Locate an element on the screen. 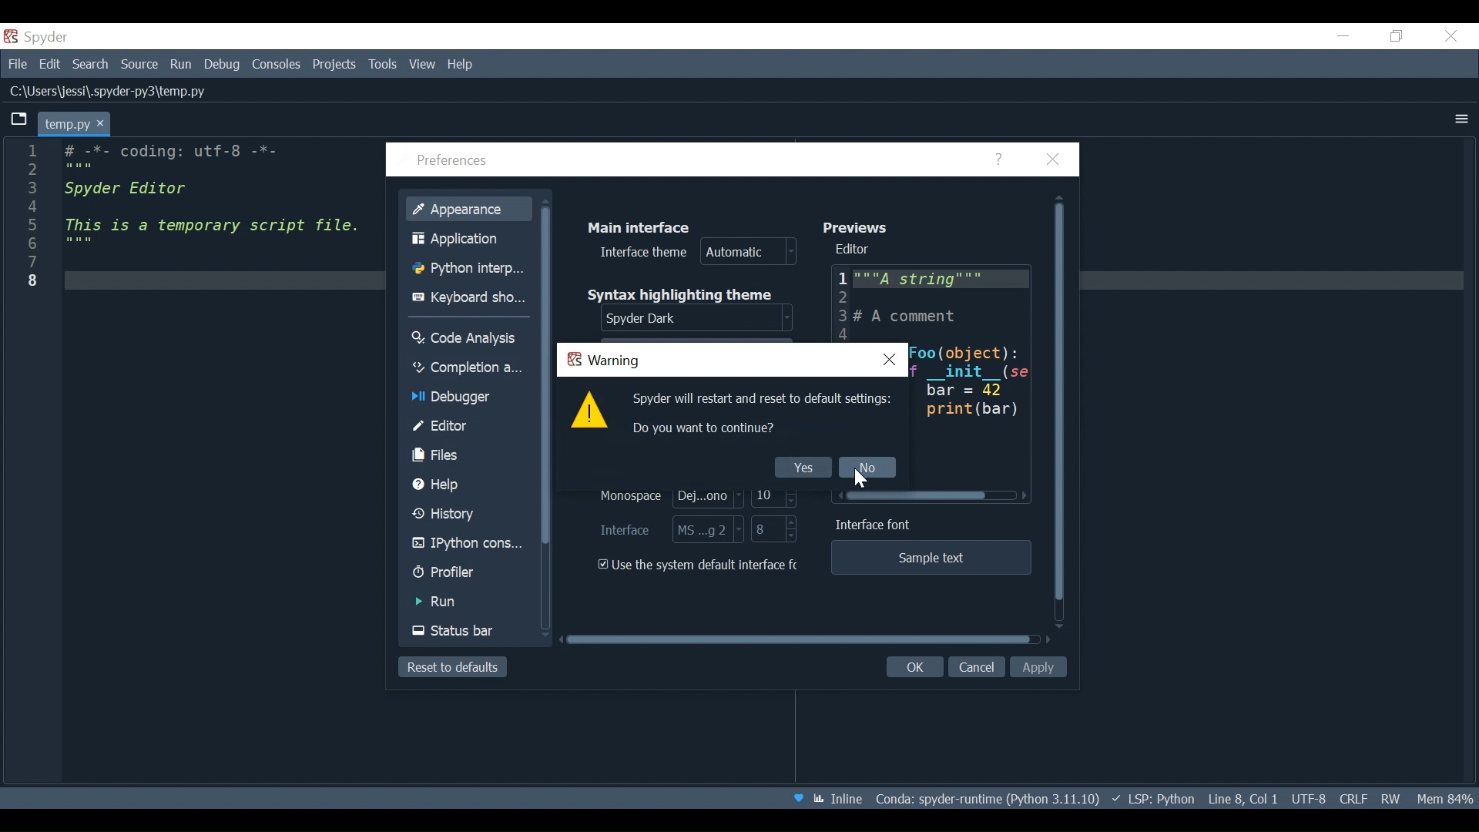 The image size is (1479, 832). Minimize is located at coordinates (1344, 35).